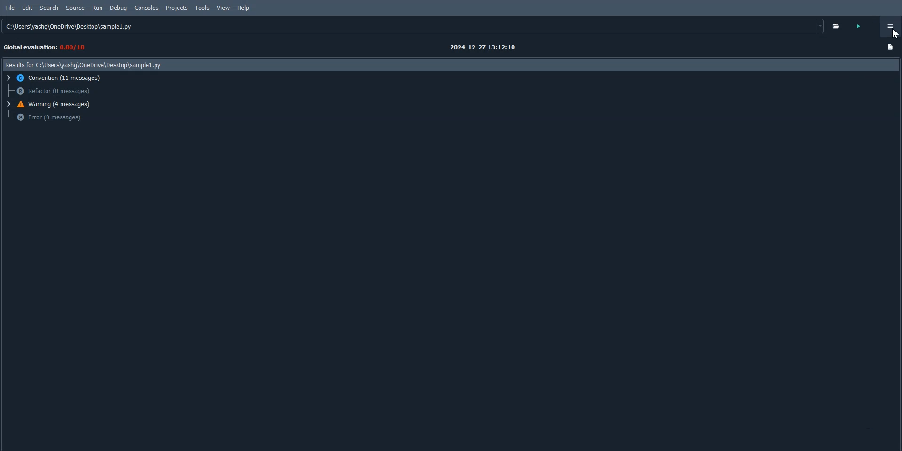  What do you see at coordinates (863, 26) in the screenshot?
I see `Run code analysis` at bounding box center [863, 26].